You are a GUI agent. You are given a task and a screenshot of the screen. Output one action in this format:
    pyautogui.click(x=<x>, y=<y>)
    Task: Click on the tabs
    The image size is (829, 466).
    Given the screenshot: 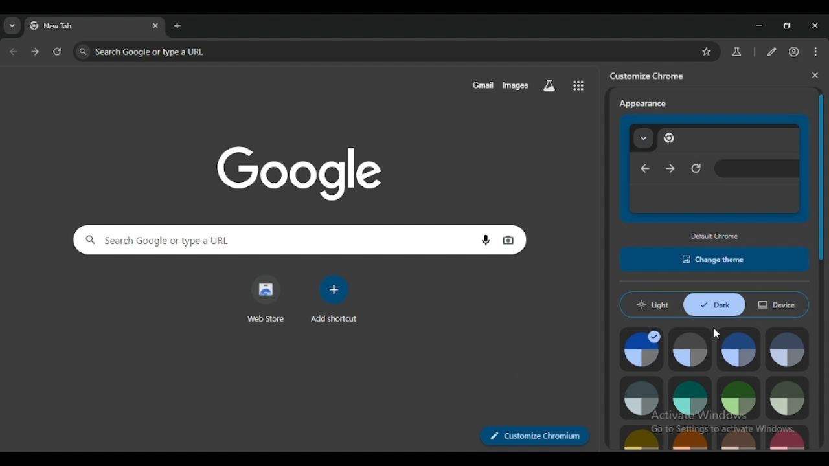 What is the action you would take?
    pyautogui.click(x=639, y=139)
    